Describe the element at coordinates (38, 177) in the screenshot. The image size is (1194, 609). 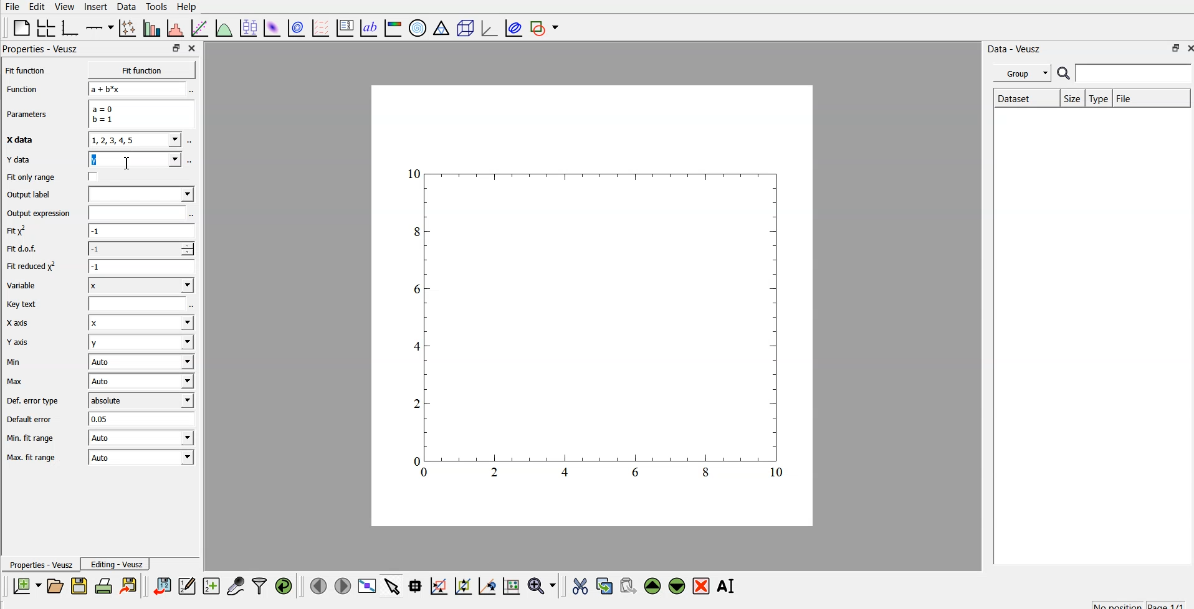
I see `Fit only range` at that location.